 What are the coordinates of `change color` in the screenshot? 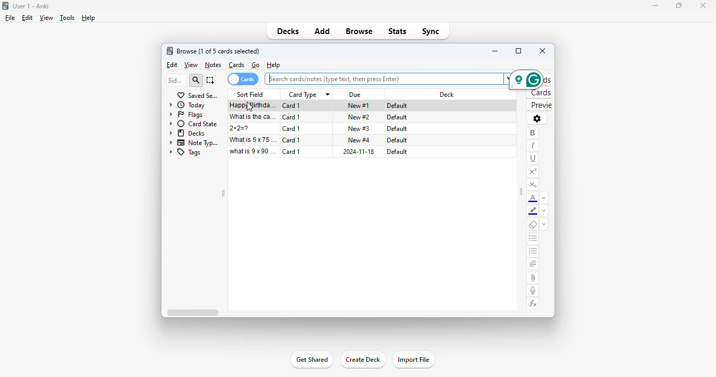 It's located at (544, 197).